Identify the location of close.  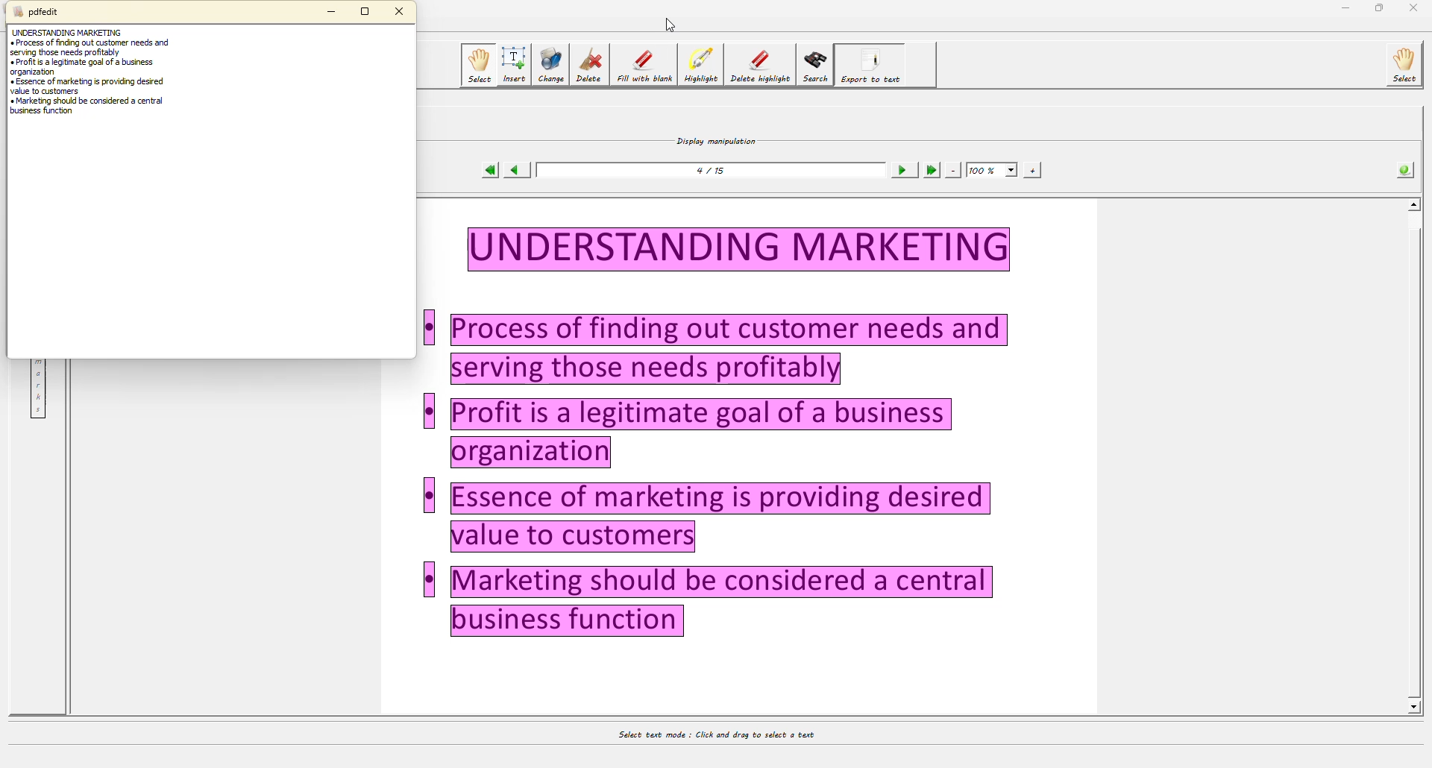
(403, 11).